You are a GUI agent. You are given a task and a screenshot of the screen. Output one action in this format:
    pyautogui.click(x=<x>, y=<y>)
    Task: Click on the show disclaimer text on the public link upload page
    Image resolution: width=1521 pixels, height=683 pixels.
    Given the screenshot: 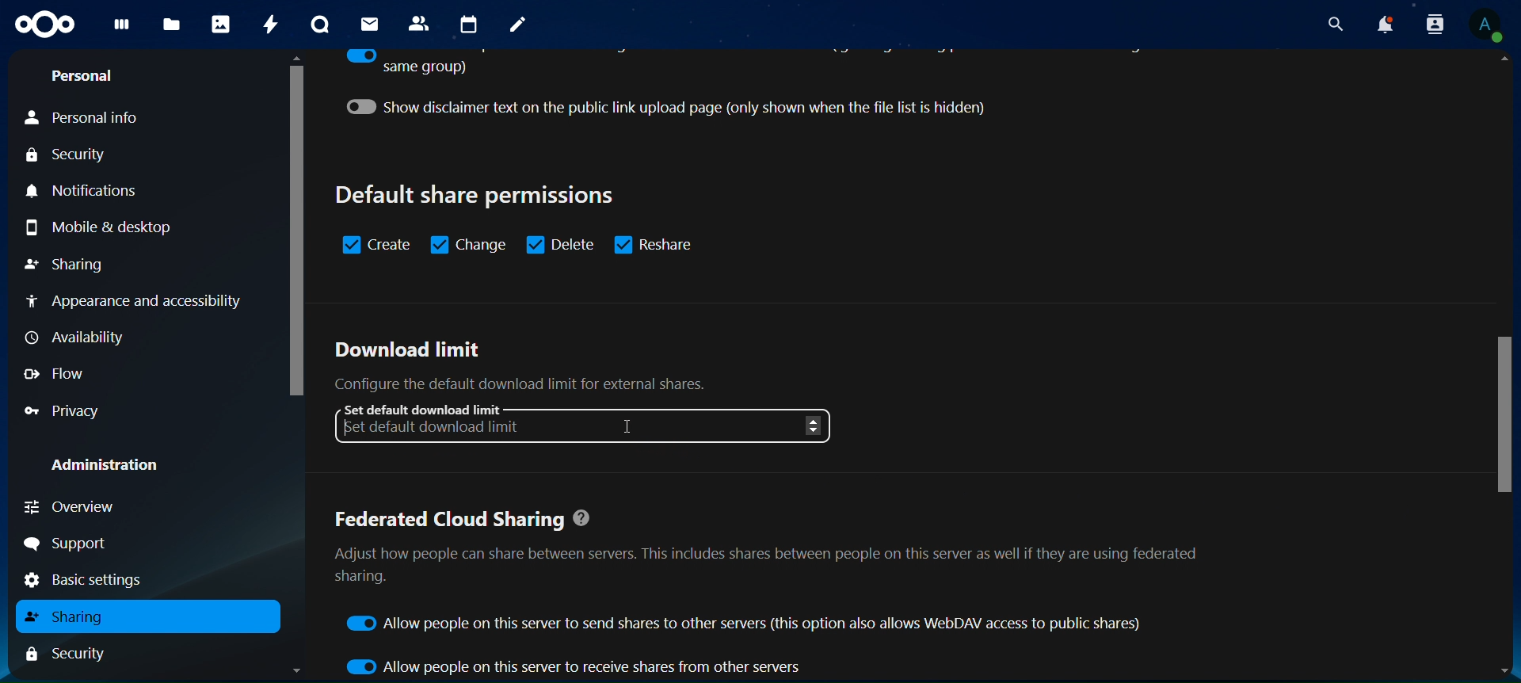 What is the action you would take?
    pyautogui.click(x=684, y=107)
    